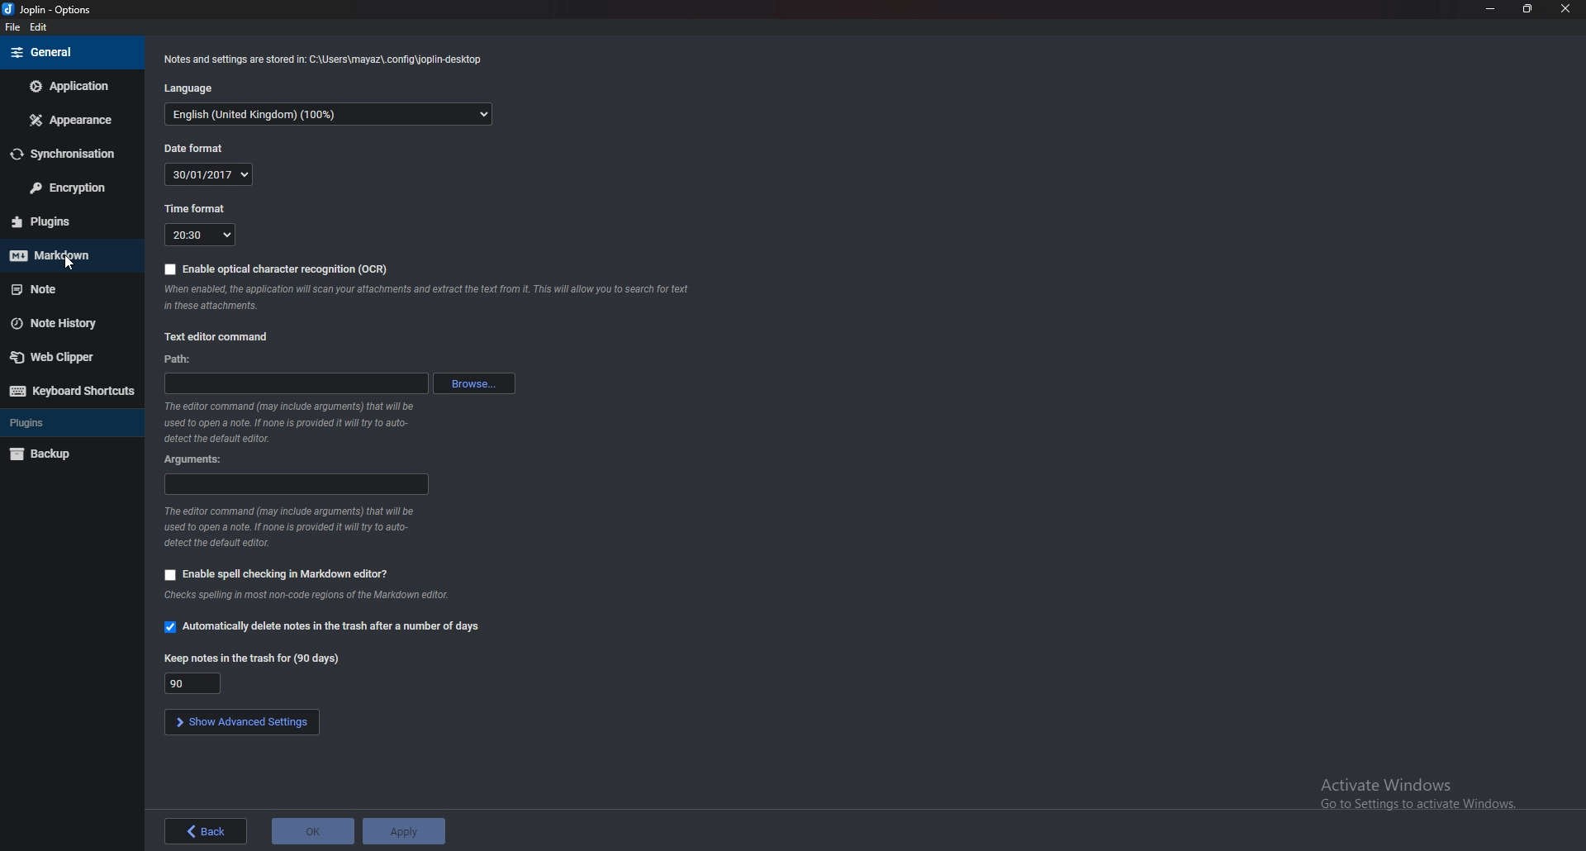 This screenshot has height=851, width=1586. What do you see at coordinates (180, 359) in the screenshot?
I see `path` at bounding box center [180, 359].